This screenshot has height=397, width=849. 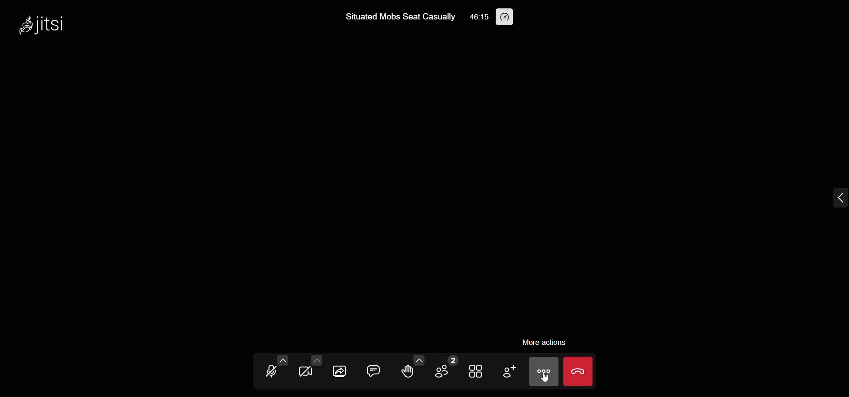 What do you see at coordinates (373, 371) in the screenshot?
I see `chat` at bounding box center [373, 371].